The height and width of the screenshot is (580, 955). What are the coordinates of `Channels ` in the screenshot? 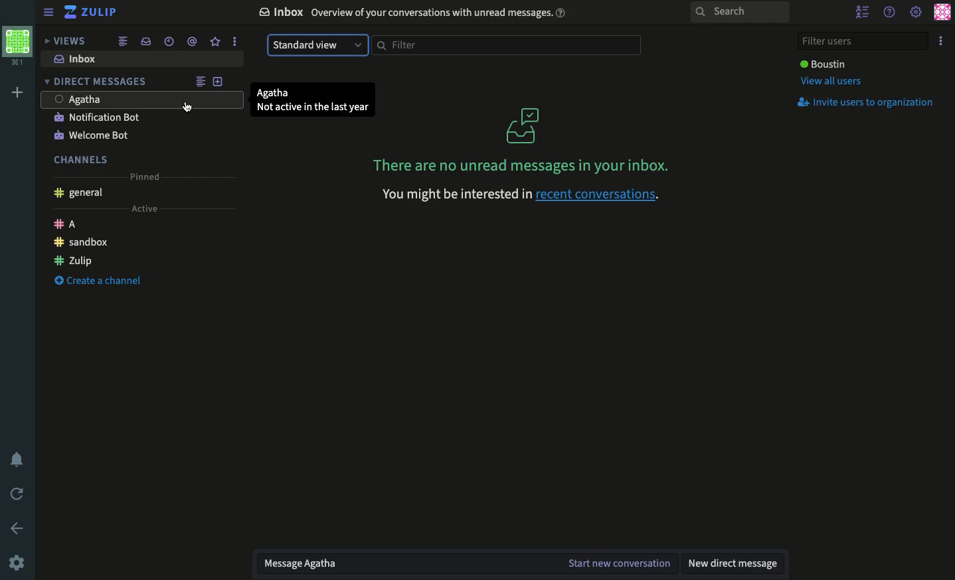 It's located at (79, 160).